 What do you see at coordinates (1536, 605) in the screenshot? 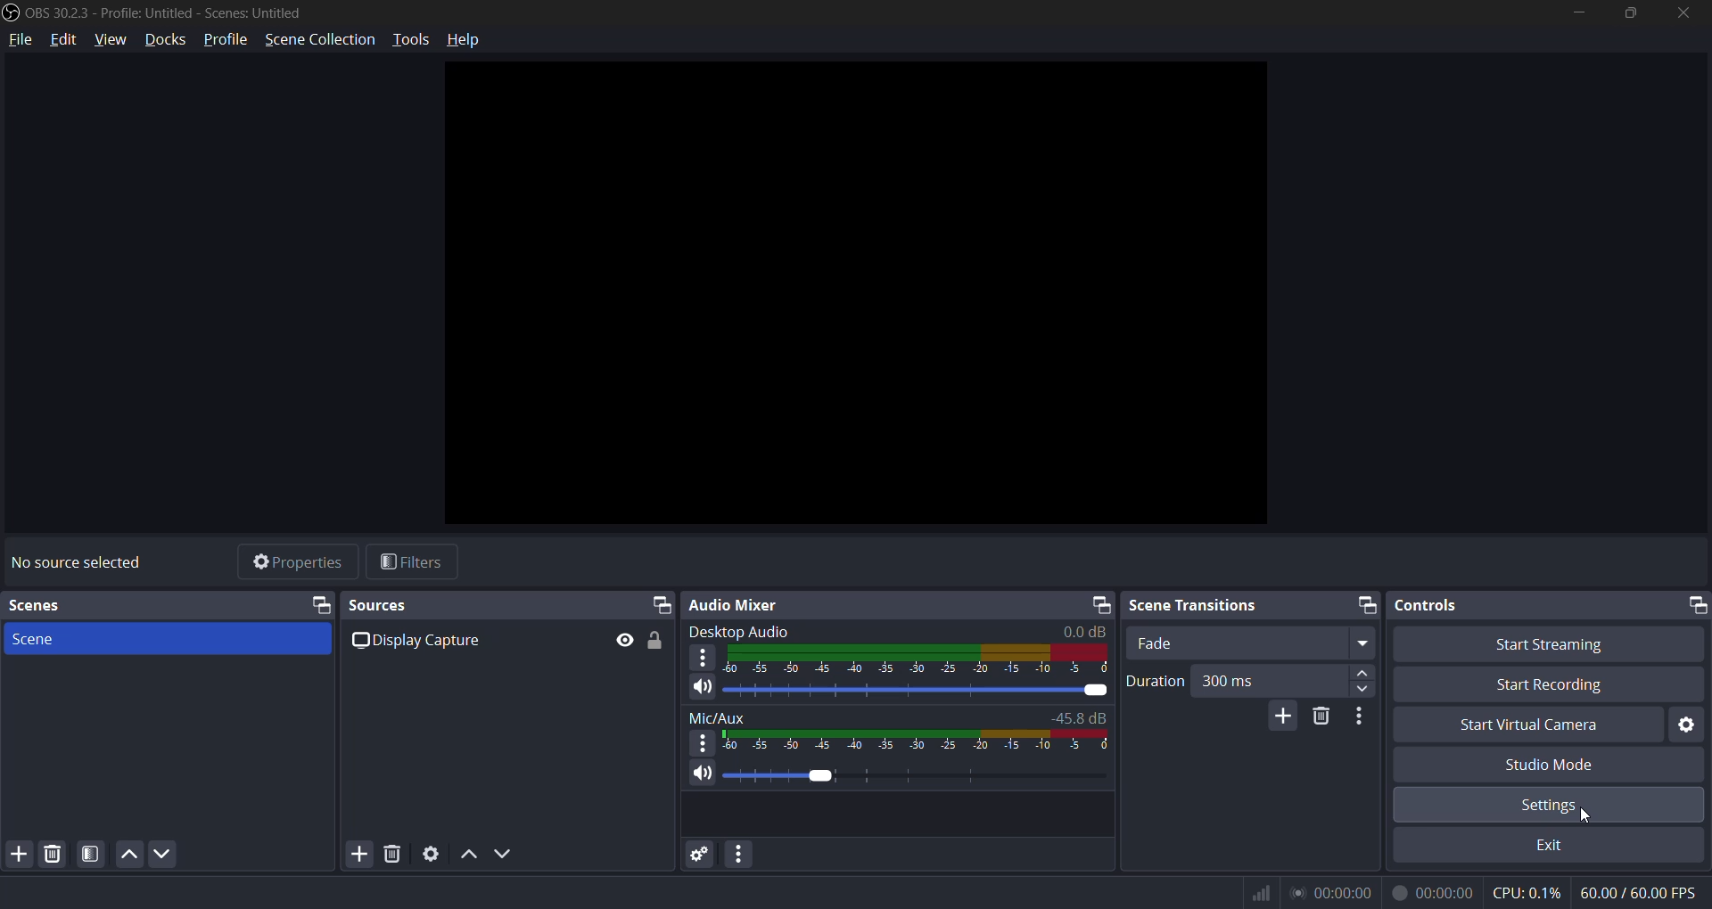
I see `controls` at bounding box center [1536, 605].